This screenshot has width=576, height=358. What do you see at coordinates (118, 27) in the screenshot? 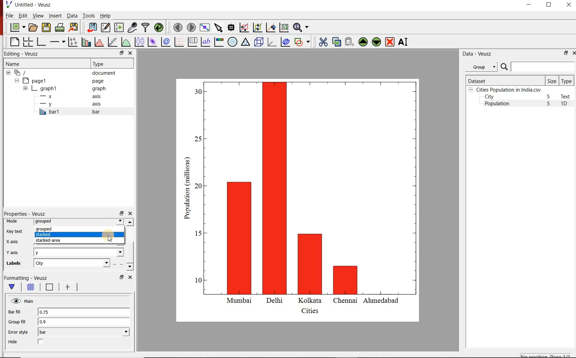
I see `create new datasets using available options` at bounding box center [118, 27].